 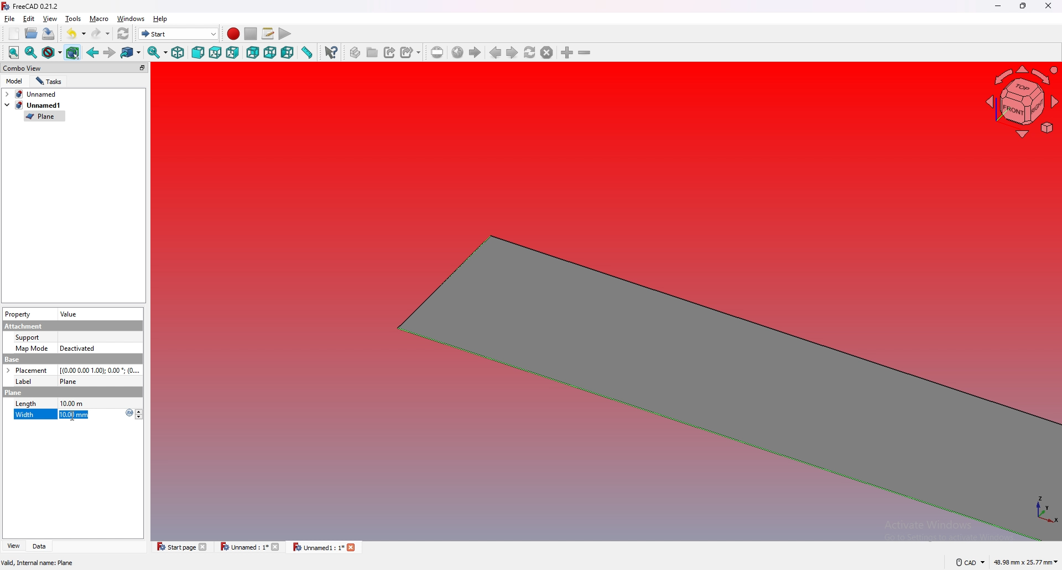 I want to click on macro, so click(x=100, y=18).